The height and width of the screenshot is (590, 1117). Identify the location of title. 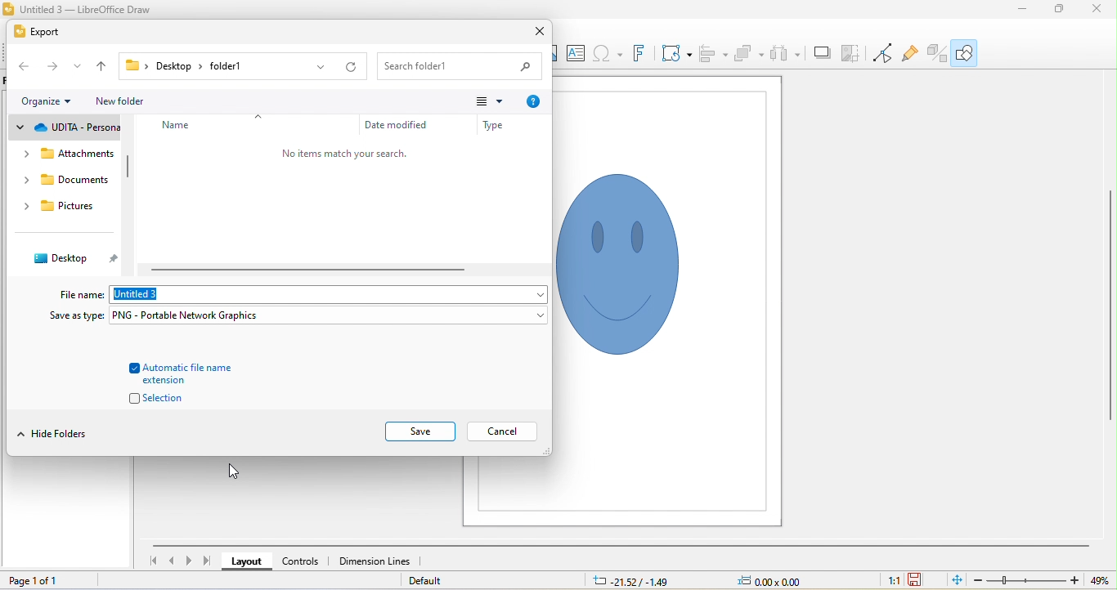
(79, 9).